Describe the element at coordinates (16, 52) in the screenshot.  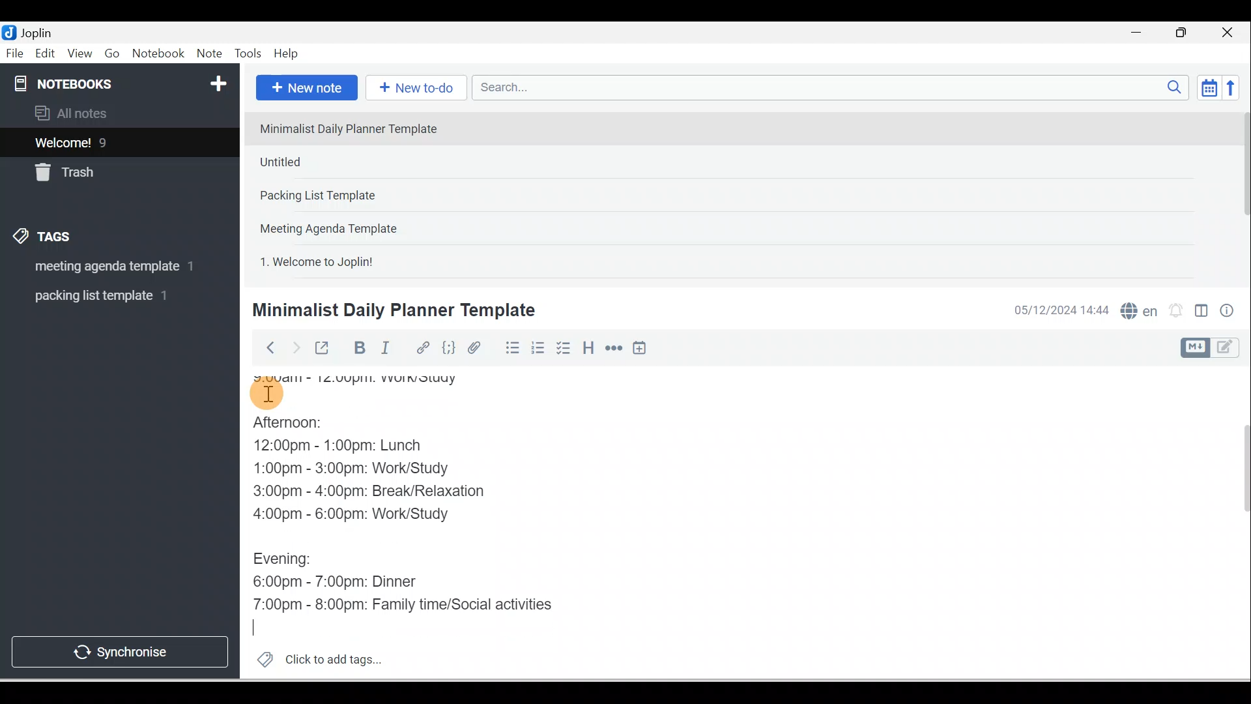
I see `File` at that location.